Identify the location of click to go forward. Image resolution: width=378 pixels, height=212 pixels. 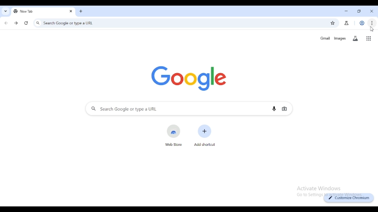
(16, 23).